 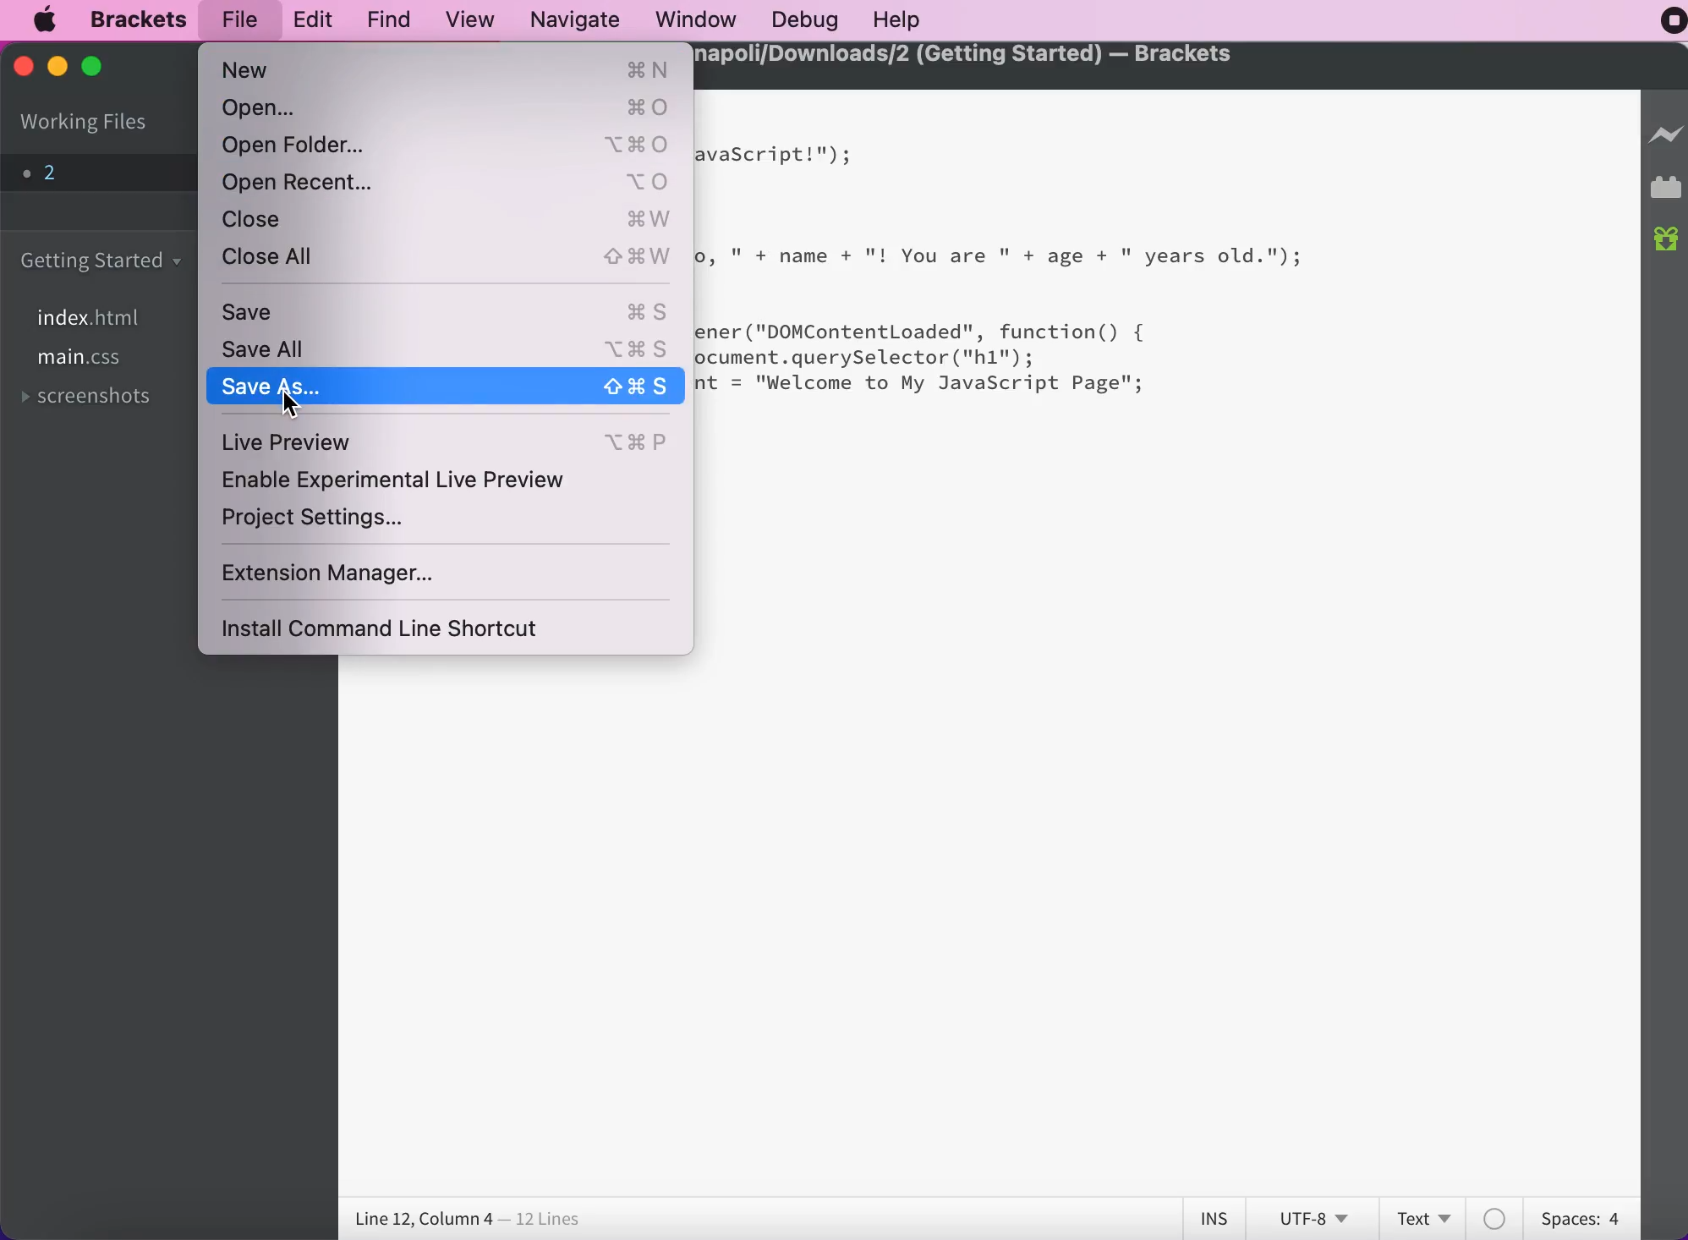 What do you see at coordinates (445, 312) in the screenshot?
I see `save` at bounding box center [445, 312].